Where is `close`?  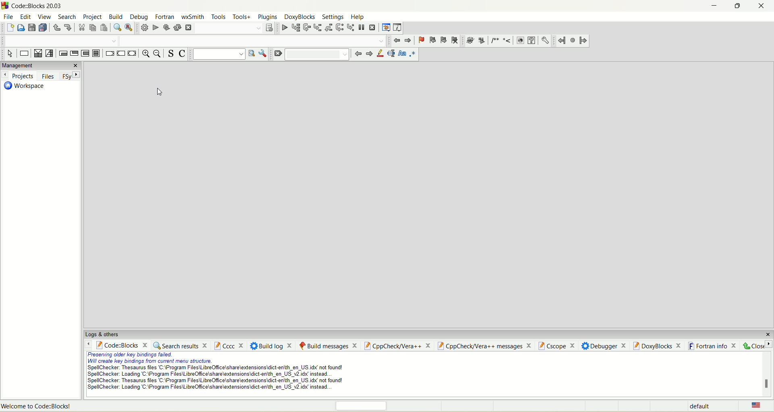
close is located at coordinates (765, 332).